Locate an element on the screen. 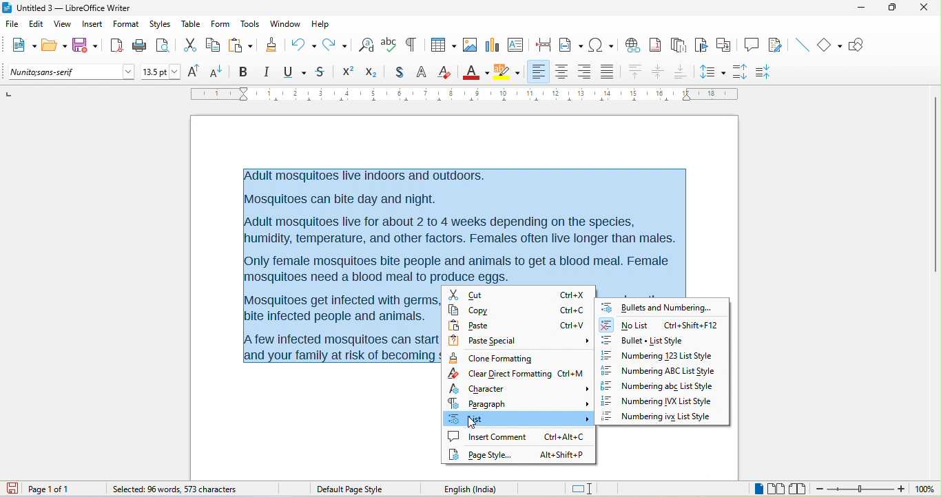  basic shape is located at coordinates (831, 45).